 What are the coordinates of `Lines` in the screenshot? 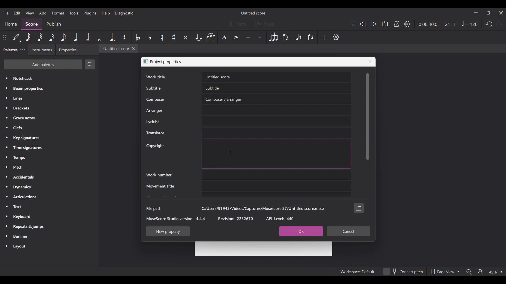 It's located at (49, 98).